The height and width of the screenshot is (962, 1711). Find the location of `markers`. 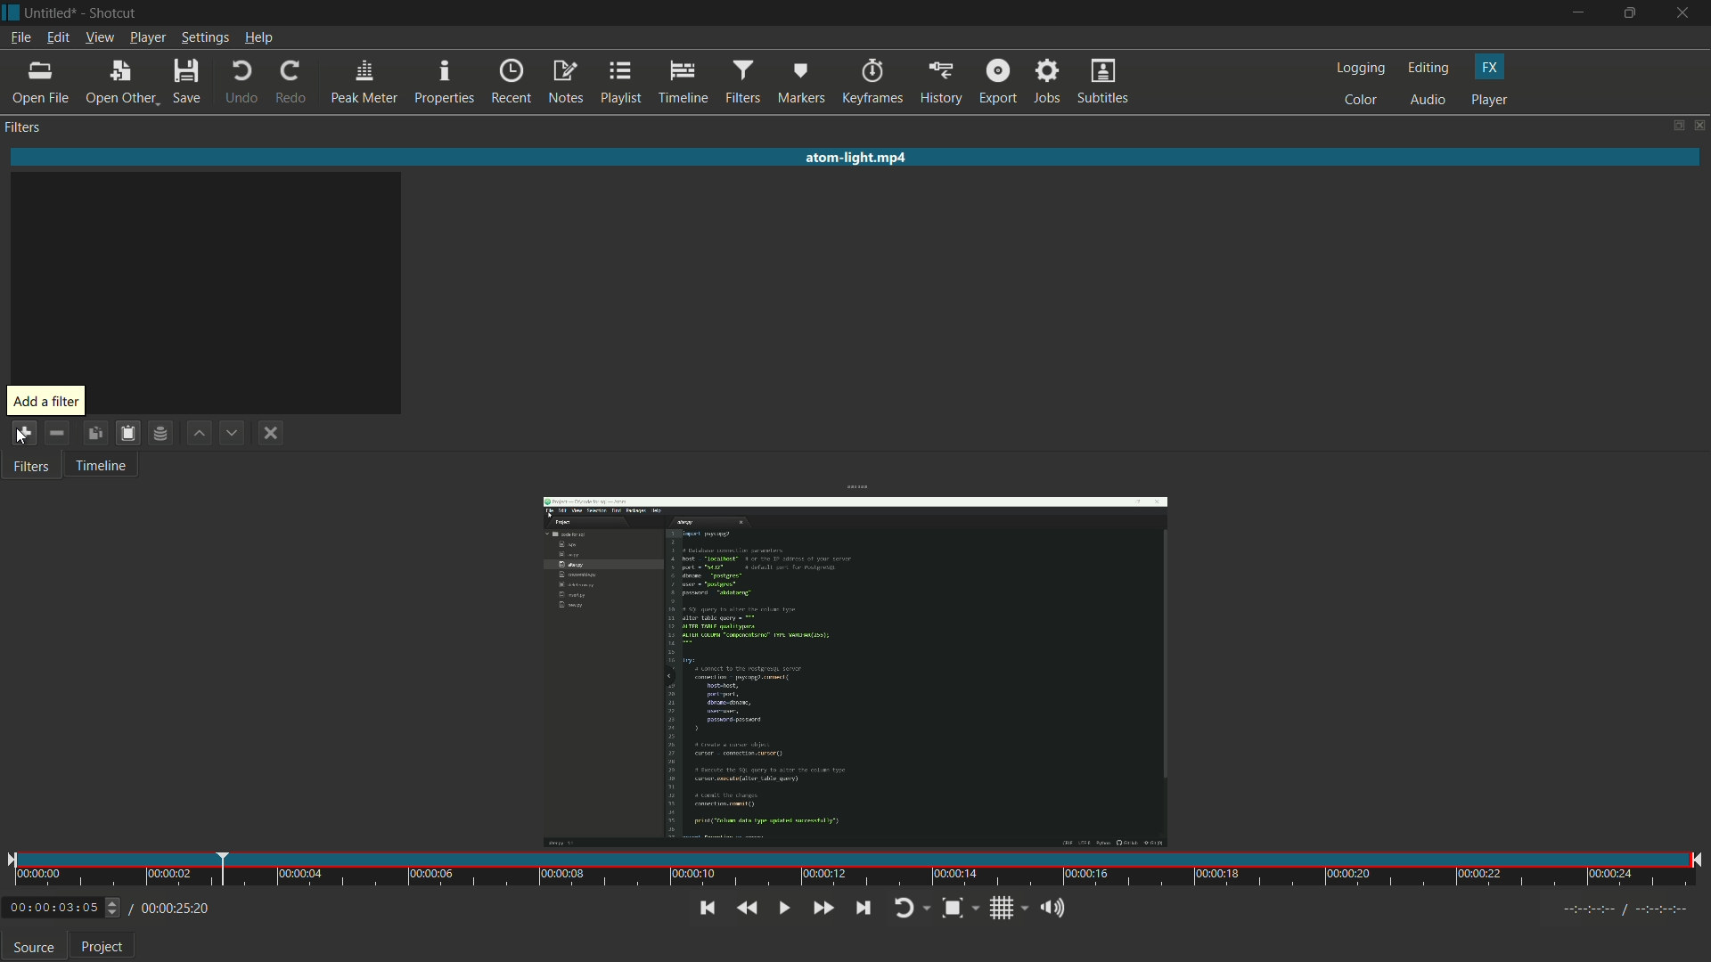

markers is located at coordinates (802, 82).